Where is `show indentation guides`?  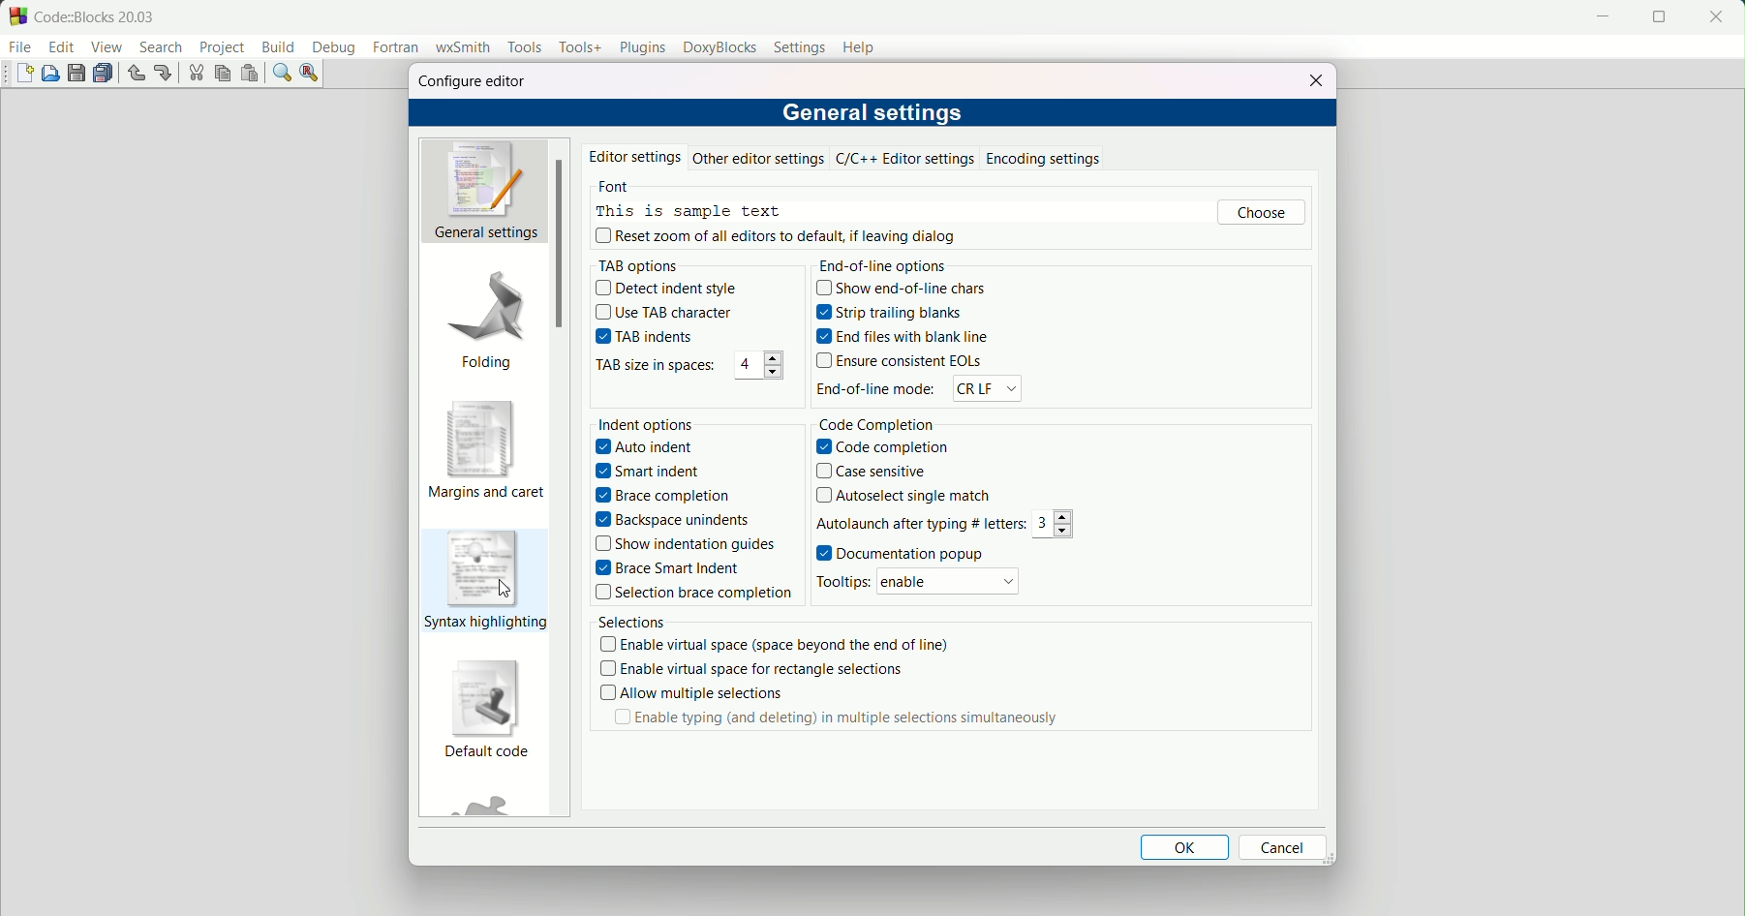
show indentation guides is located at coordinates (686, 544).